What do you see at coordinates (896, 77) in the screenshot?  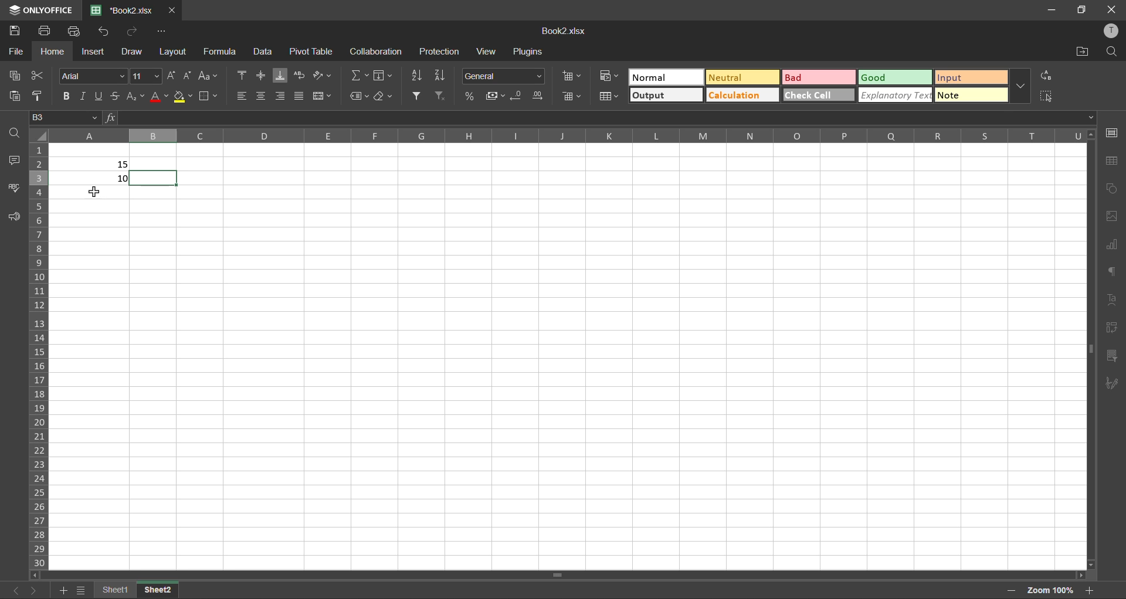 I see `good` at bounding box center [896, 77].